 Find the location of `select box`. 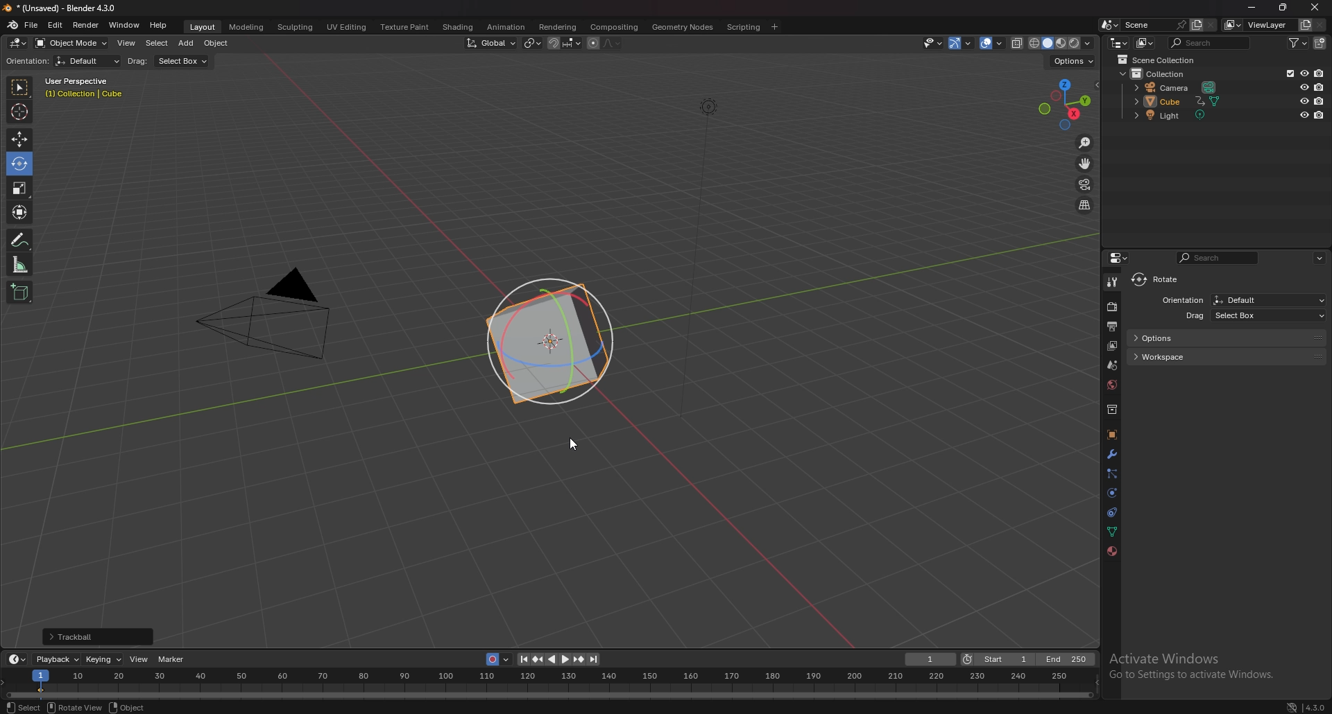

select box is located at coordinates (1165, 279).